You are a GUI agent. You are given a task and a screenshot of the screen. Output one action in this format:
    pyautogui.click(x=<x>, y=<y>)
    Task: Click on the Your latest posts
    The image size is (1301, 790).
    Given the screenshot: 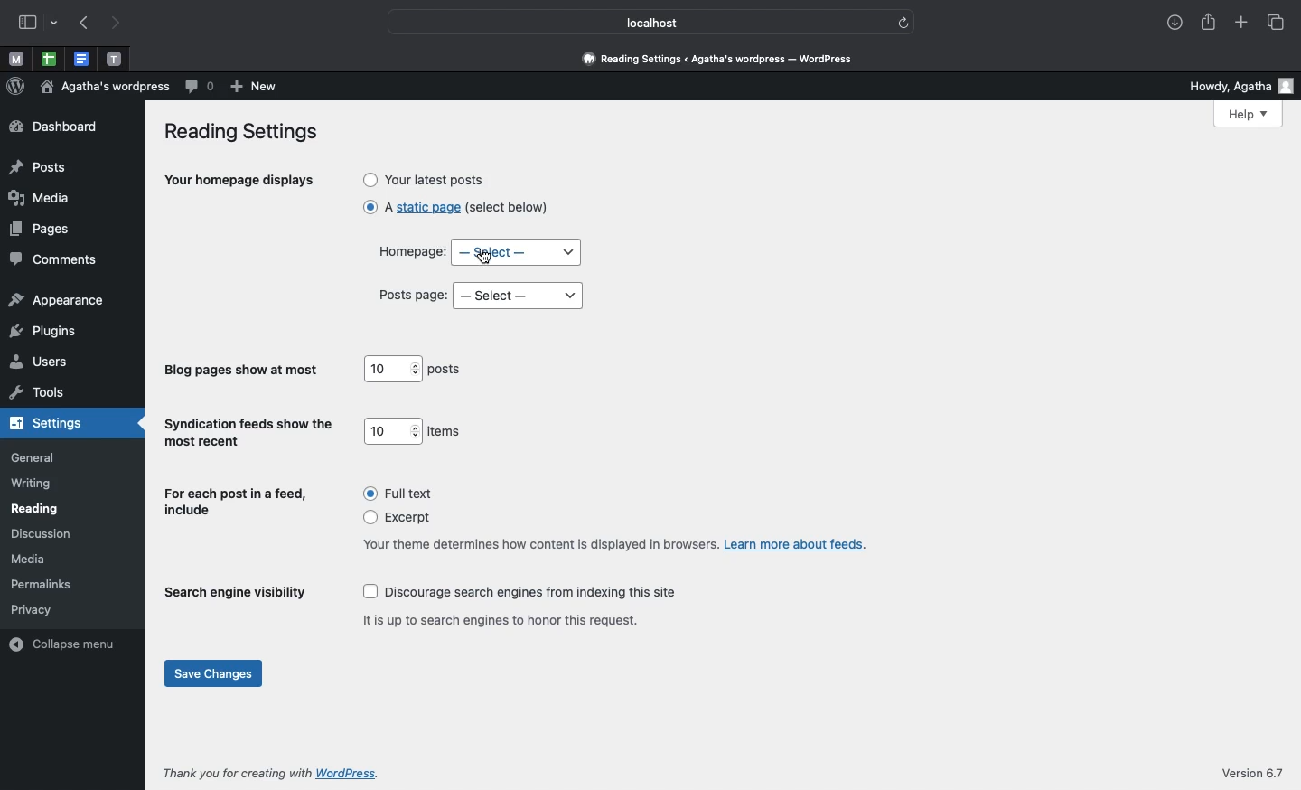 What is the action you would take?
    pyautogui.click(x=426, y=179)
    